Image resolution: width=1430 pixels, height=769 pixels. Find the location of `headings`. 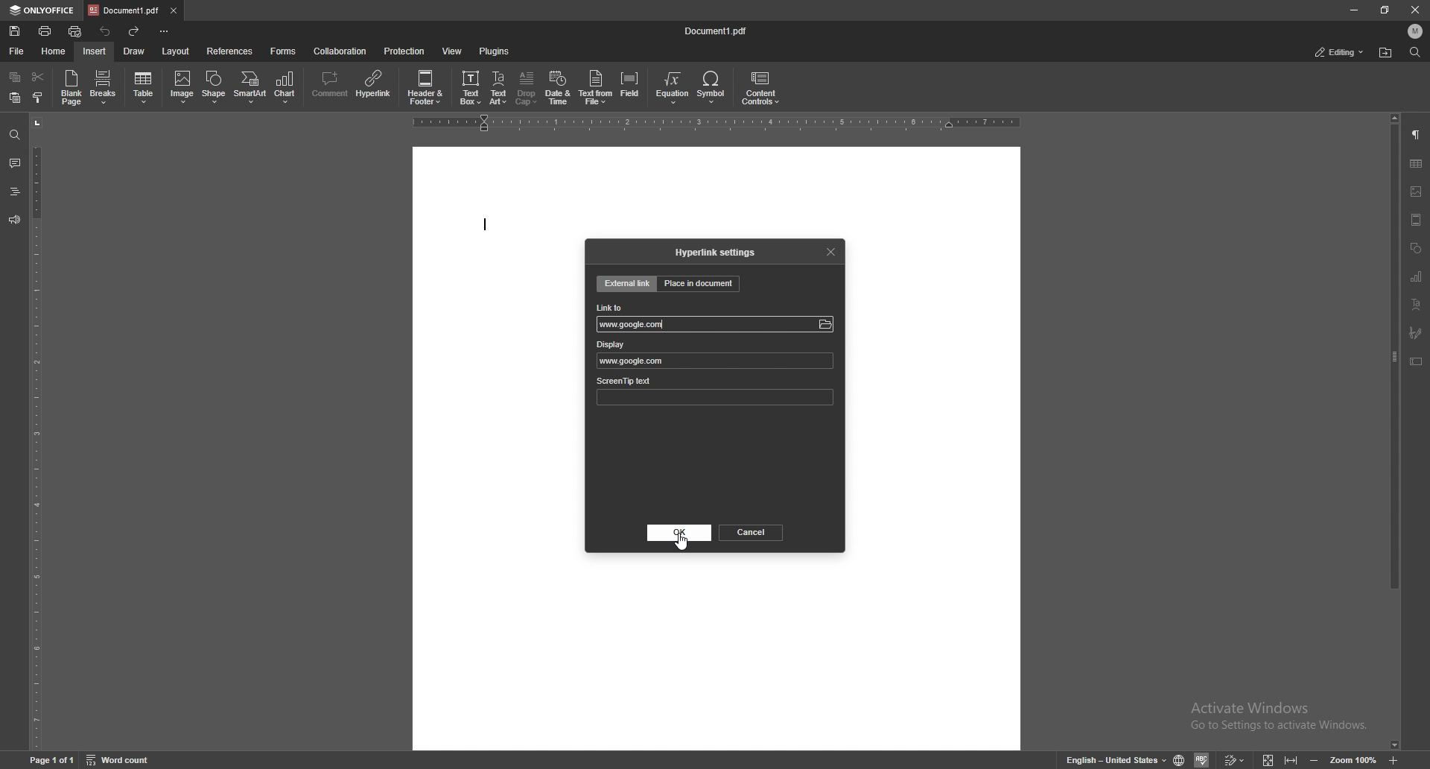

headings is located at coordinates (14, 192).